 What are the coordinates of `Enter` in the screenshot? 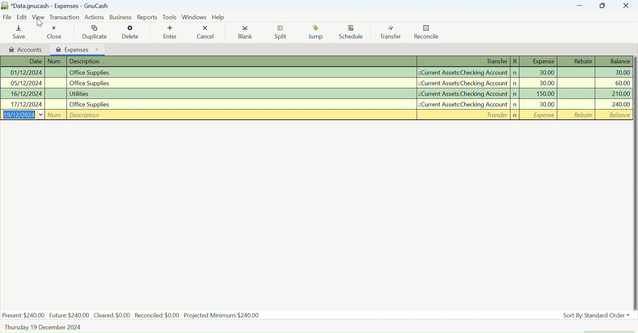 It's located at (169, 33).